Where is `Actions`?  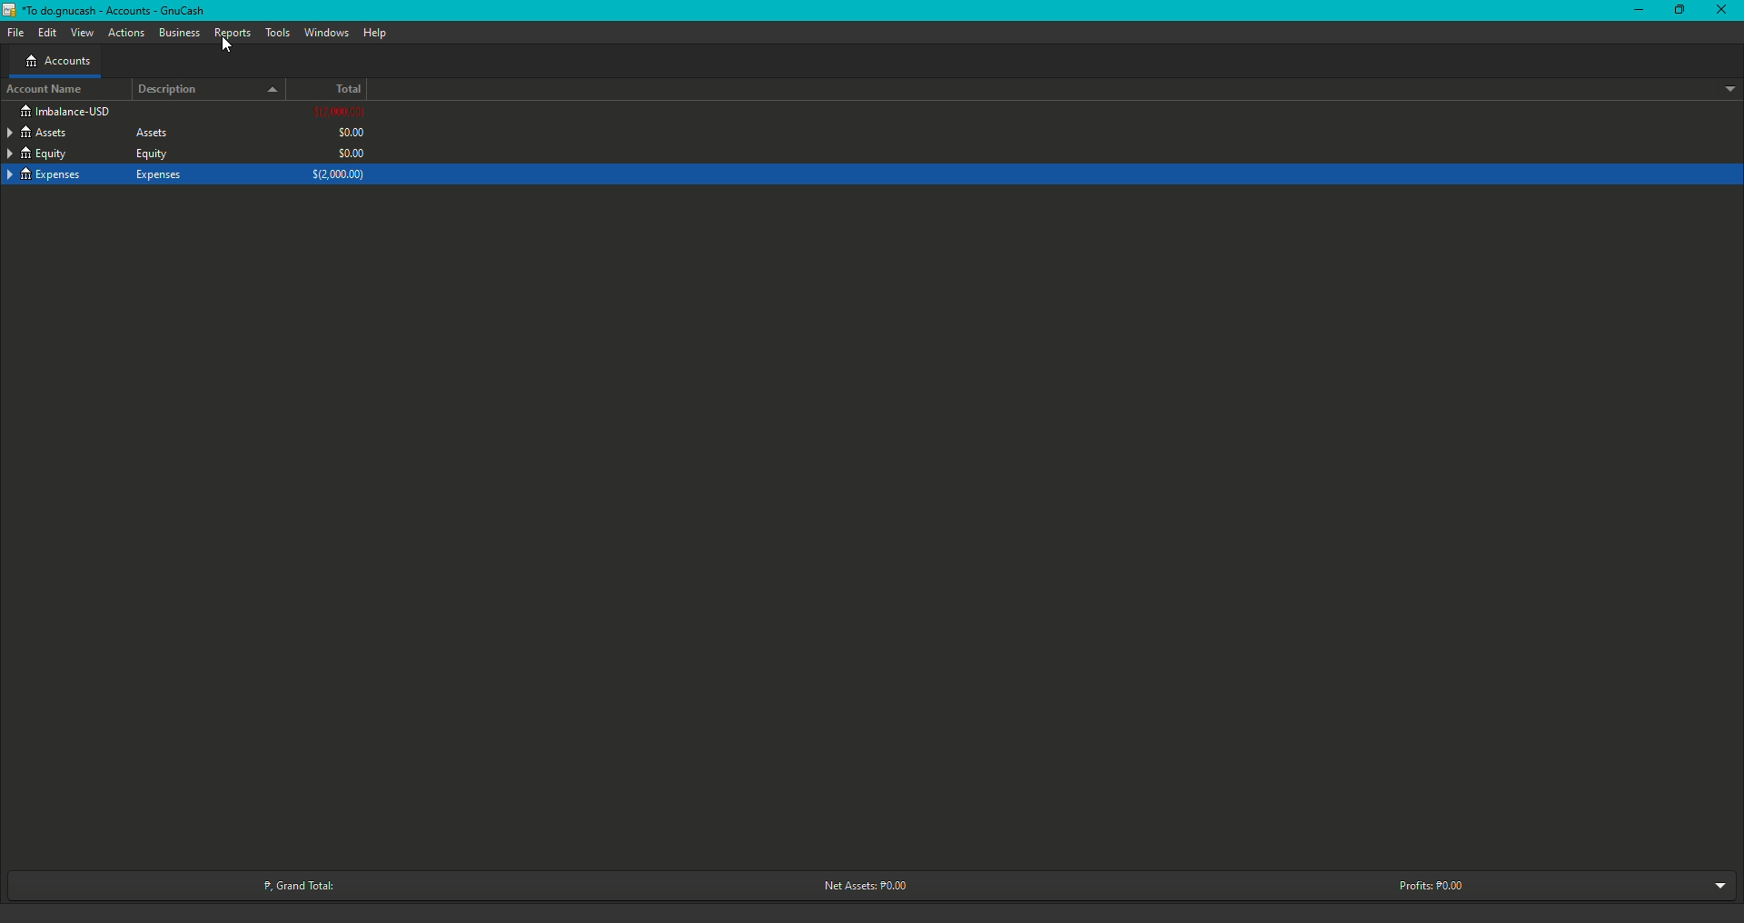
Actions is located at coordinates (125, 31).